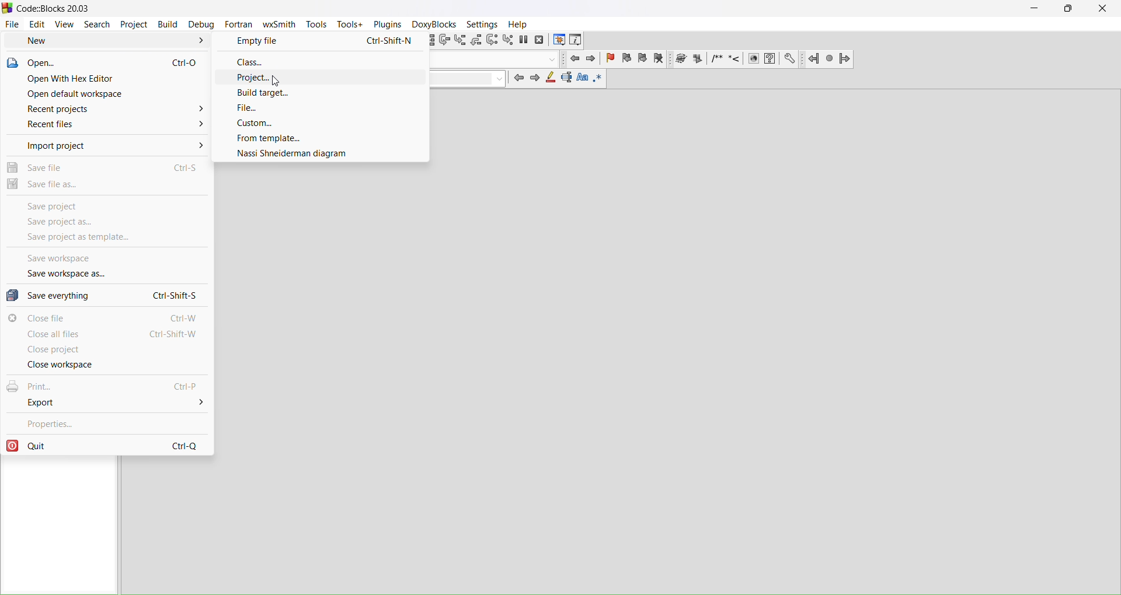 The image size is (1121, 595). I want to click on previous bookmark, so click(628, 60).